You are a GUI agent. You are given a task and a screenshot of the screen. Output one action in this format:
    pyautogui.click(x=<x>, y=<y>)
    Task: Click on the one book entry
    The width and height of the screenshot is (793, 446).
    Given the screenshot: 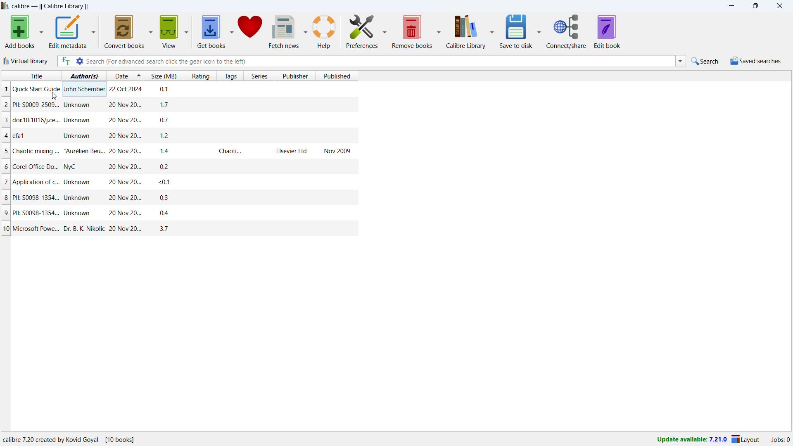 What is the action you would take?
    pyautogui.click(x=180, y=197)
    